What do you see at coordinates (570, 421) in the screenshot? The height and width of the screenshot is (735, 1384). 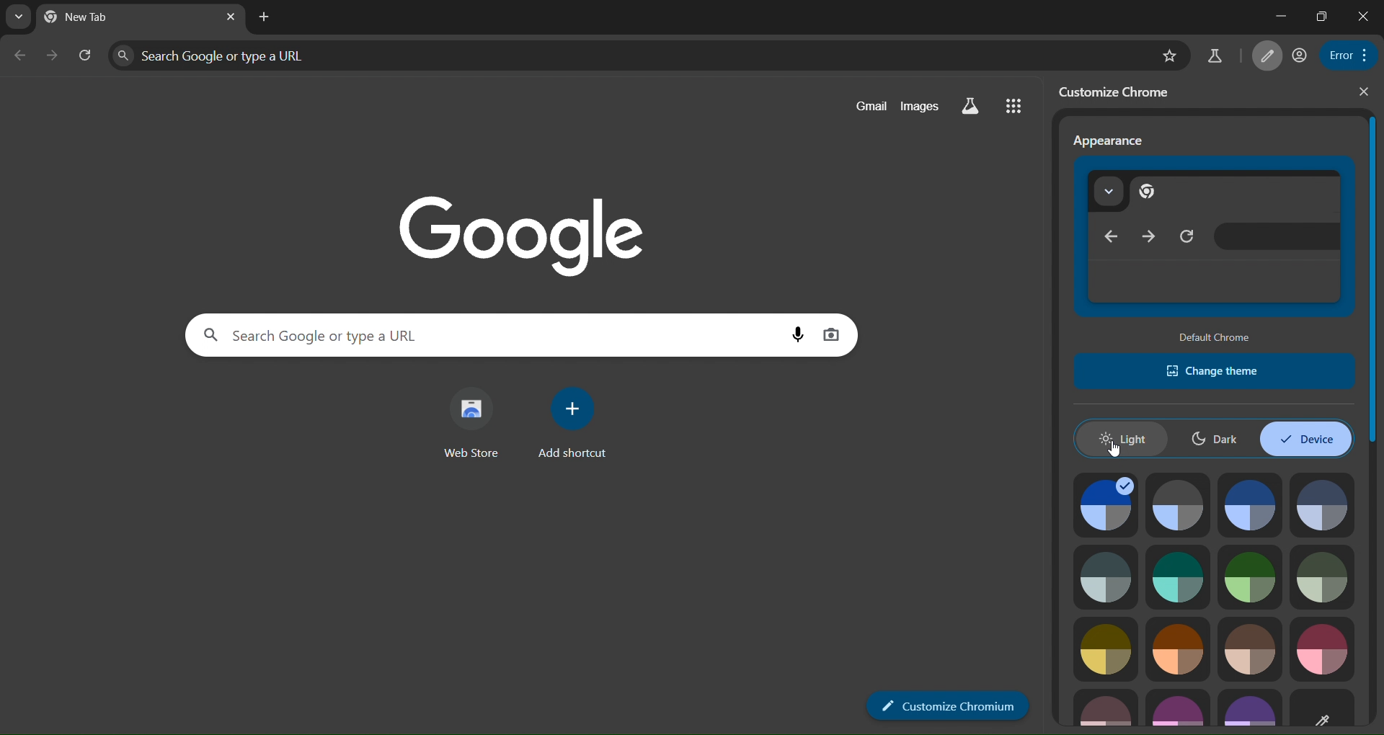 I see `add shortcut` at bounding box center [570, 421].